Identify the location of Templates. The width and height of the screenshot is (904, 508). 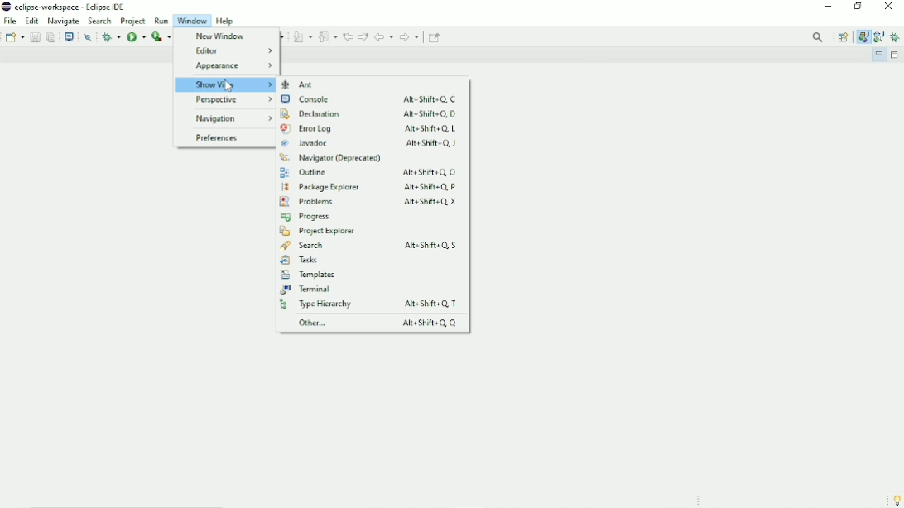
(308, 276).